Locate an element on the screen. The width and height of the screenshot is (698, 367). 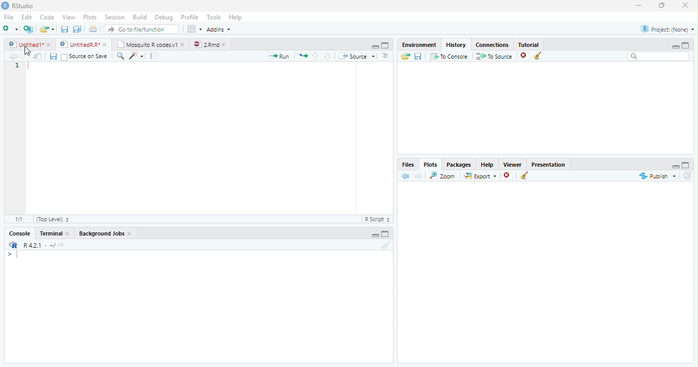
© UntitedRR* * is located at coordinates (84, 44).